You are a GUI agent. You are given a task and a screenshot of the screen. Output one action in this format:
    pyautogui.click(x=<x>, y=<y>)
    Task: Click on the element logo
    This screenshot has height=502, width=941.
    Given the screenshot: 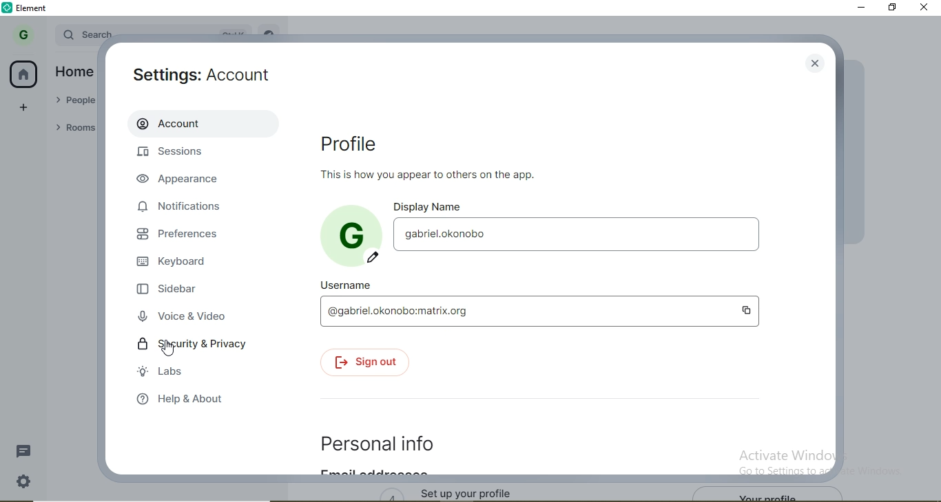 What is the action you would take?
    pyautogui.click(x=9, y=8)
    